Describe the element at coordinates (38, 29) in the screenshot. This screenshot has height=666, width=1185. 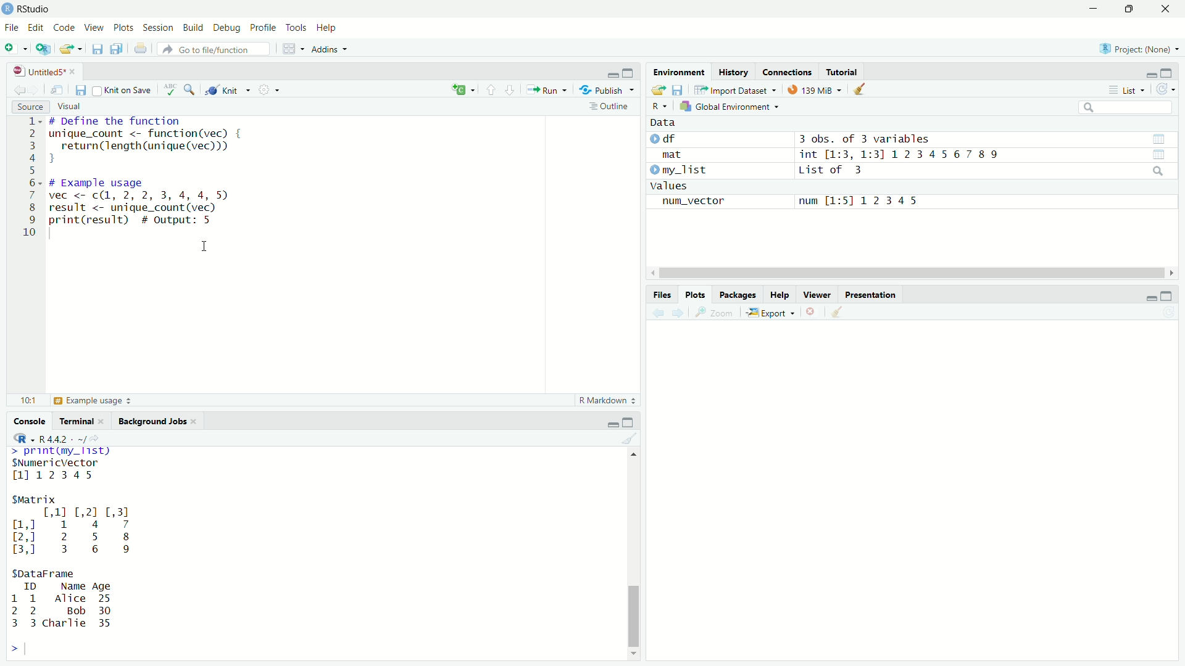
I see `Edit` at that location.